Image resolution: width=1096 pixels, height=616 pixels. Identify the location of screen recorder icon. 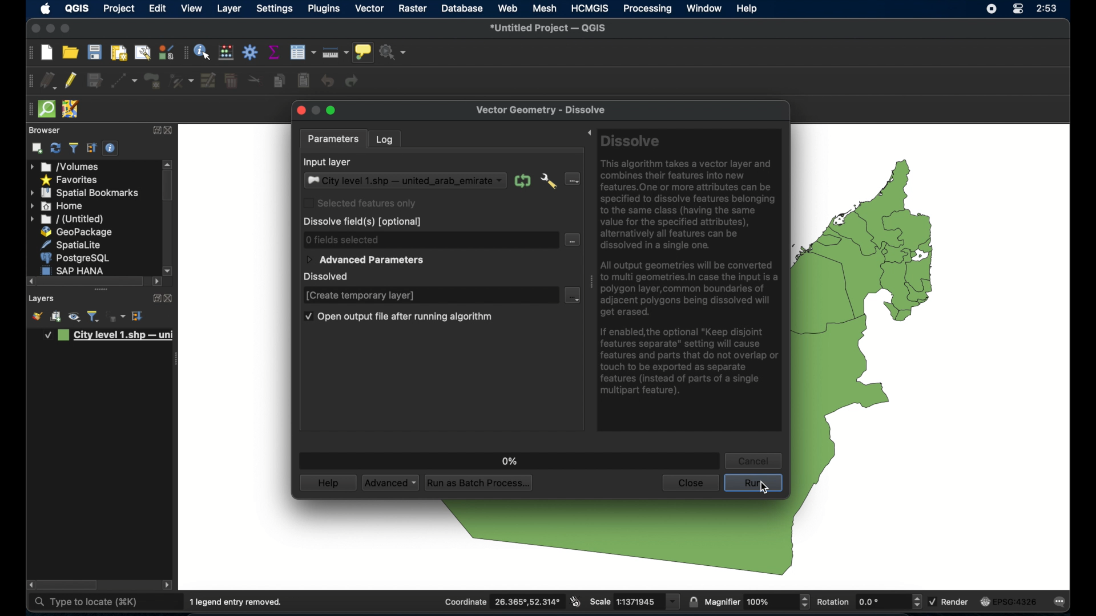
(991, 10).